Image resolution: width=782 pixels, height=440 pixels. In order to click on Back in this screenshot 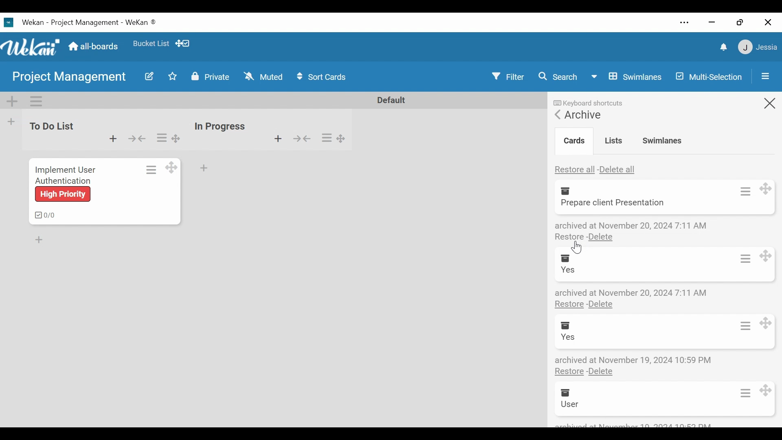, I will do `click(558, 114)`.